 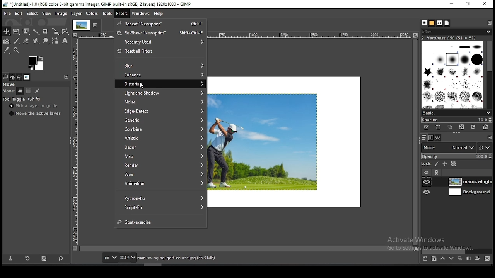 I want to click on filter brushes, so click(x=456, y=32).